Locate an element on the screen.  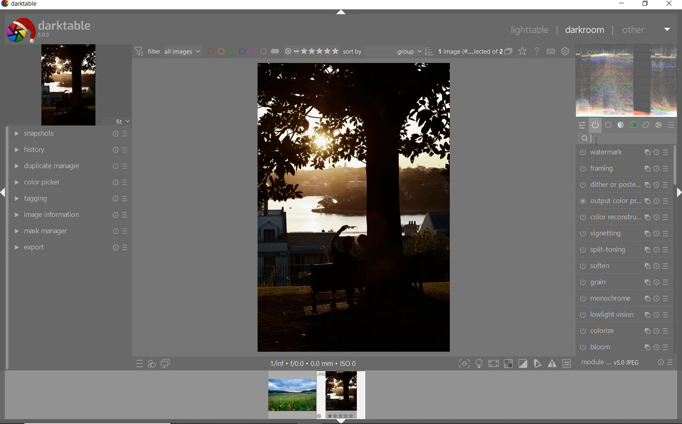
lowlight vision is located at coordinates (624, 314).